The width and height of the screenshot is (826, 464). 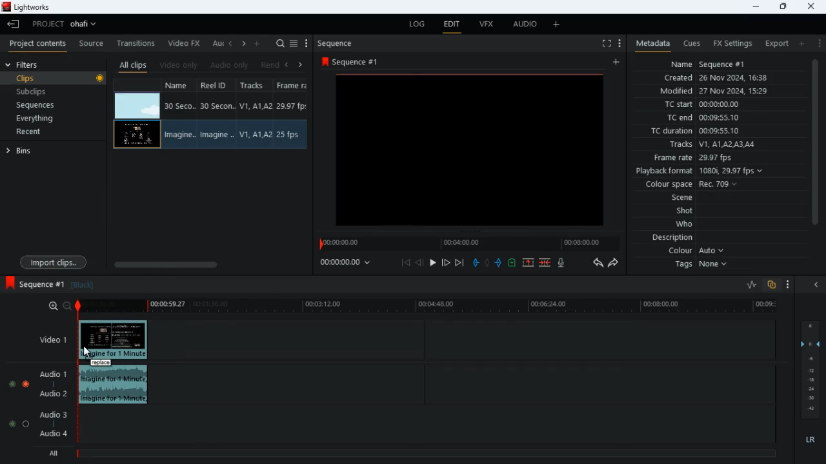 What do you see at coordinates (133, 65) in the screenshot?
I see `all clips` at bounding box center [133, 65].